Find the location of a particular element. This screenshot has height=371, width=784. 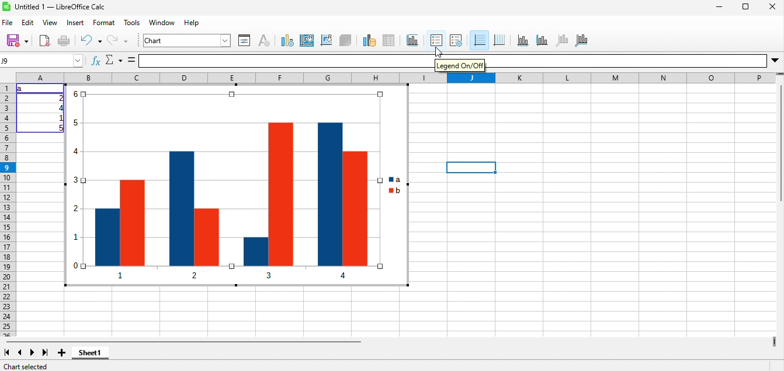

file is located at coordinates (8, 23).